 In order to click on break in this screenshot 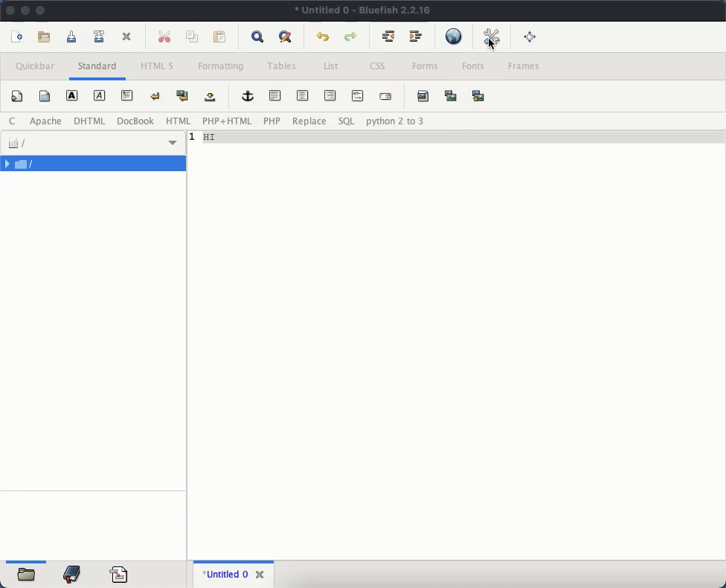, I will do `click(156, 95)`.